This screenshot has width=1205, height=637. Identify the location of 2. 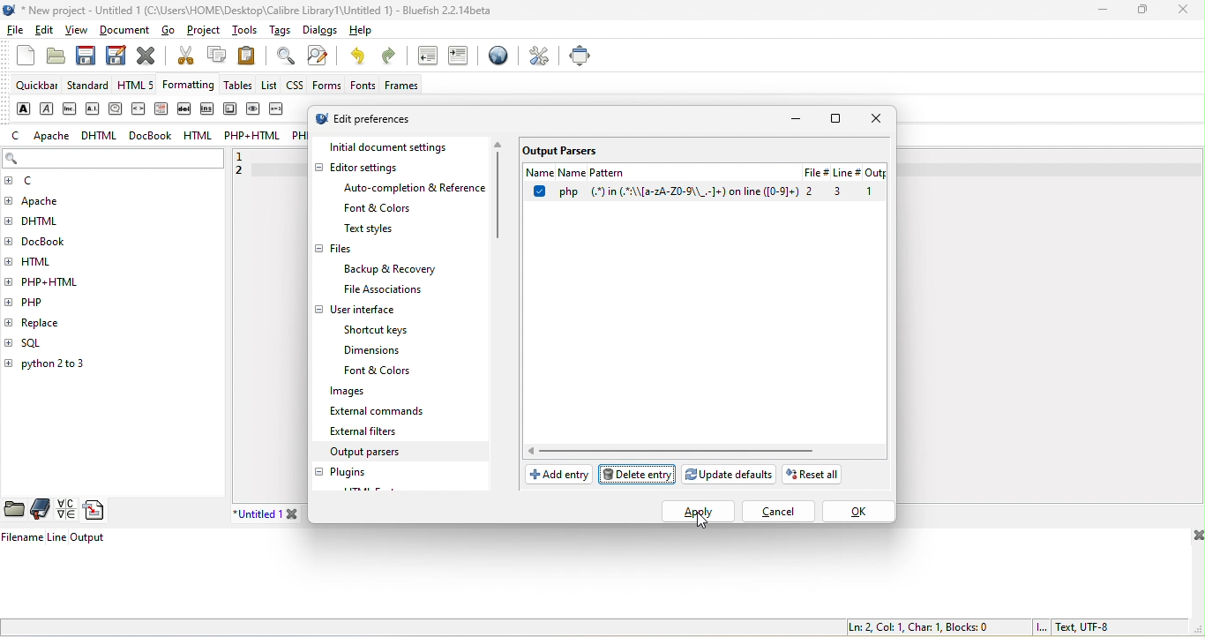
(244, 173).